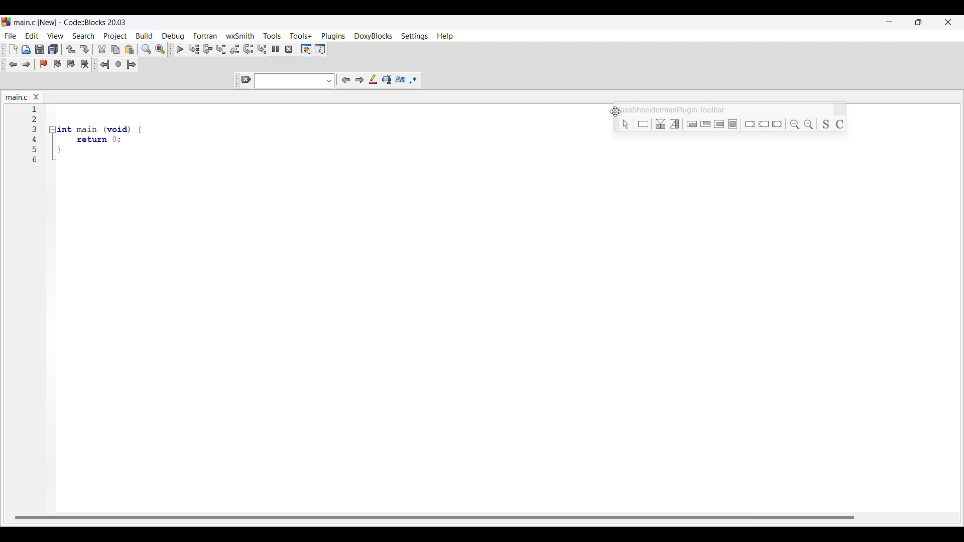 This screenshot has height=542, width=964. I want to click on Project menu, so click(115, 36).